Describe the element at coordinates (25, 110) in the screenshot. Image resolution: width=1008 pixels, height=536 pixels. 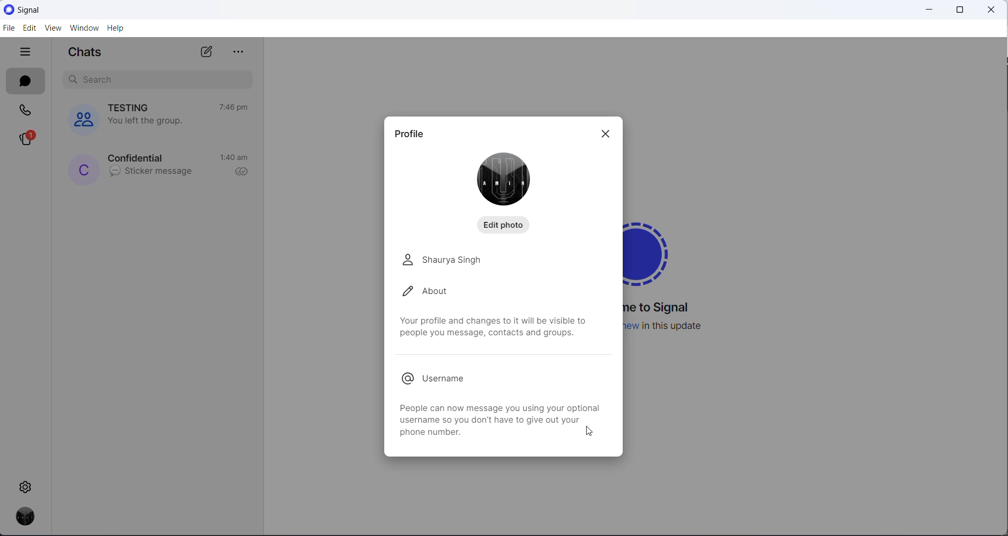
I see `calls` at that location.